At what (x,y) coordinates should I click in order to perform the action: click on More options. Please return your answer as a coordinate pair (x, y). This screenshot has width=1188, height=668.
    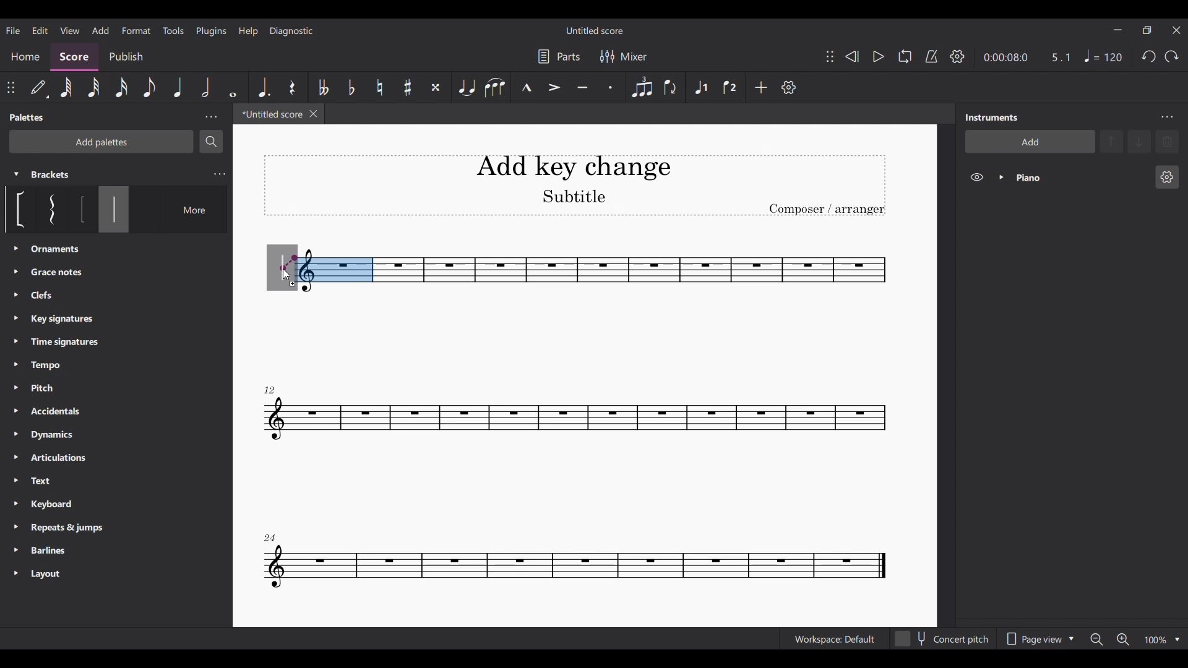
    Looking at the image, I should click on (186, 210).